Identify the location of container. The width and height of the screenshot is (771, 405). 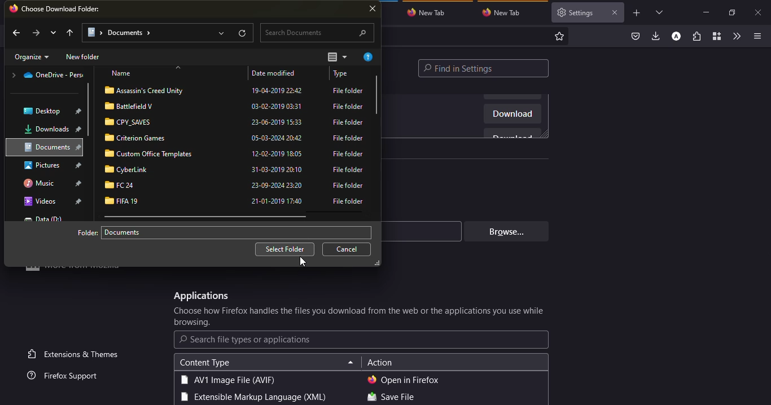
(716, 37).